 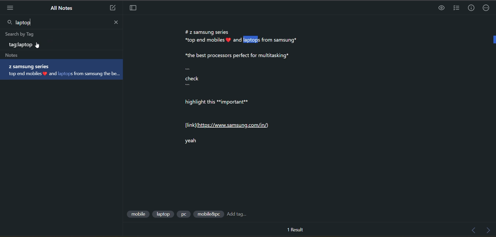 What do you see at coordinates (111, 8) in the screenshot?
I see `add new note` at bounding box center [111, 8].